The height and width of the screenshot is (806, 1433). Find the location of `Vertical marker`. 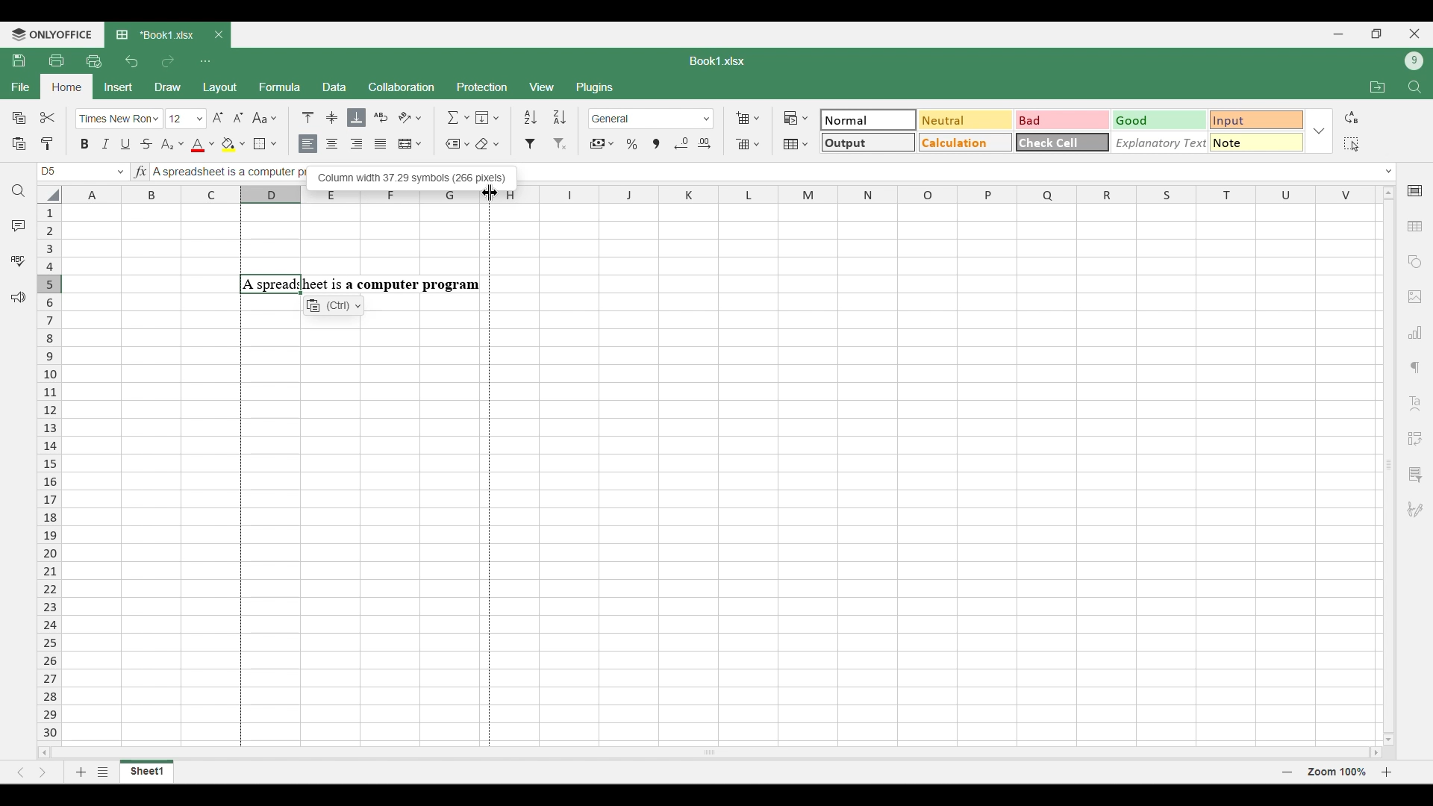

Vertical marker is located at coordinates (50, 474).